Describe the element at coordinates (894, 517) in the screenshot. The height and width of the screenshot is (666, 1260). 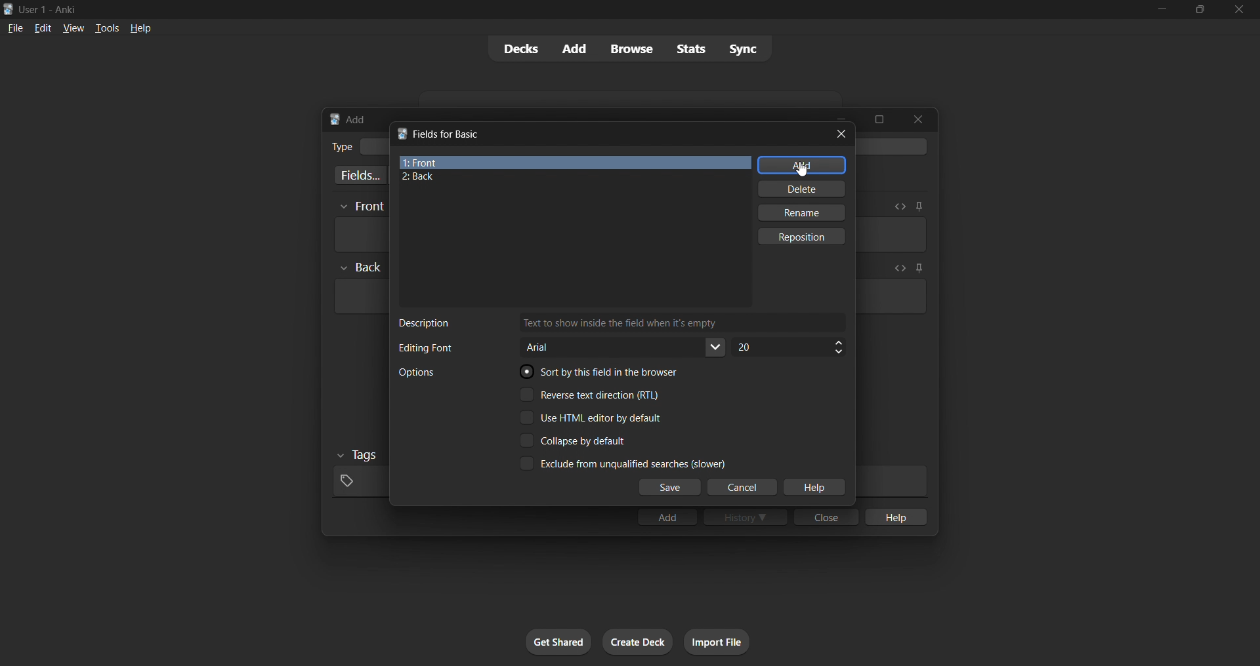
I see `help` at that location.